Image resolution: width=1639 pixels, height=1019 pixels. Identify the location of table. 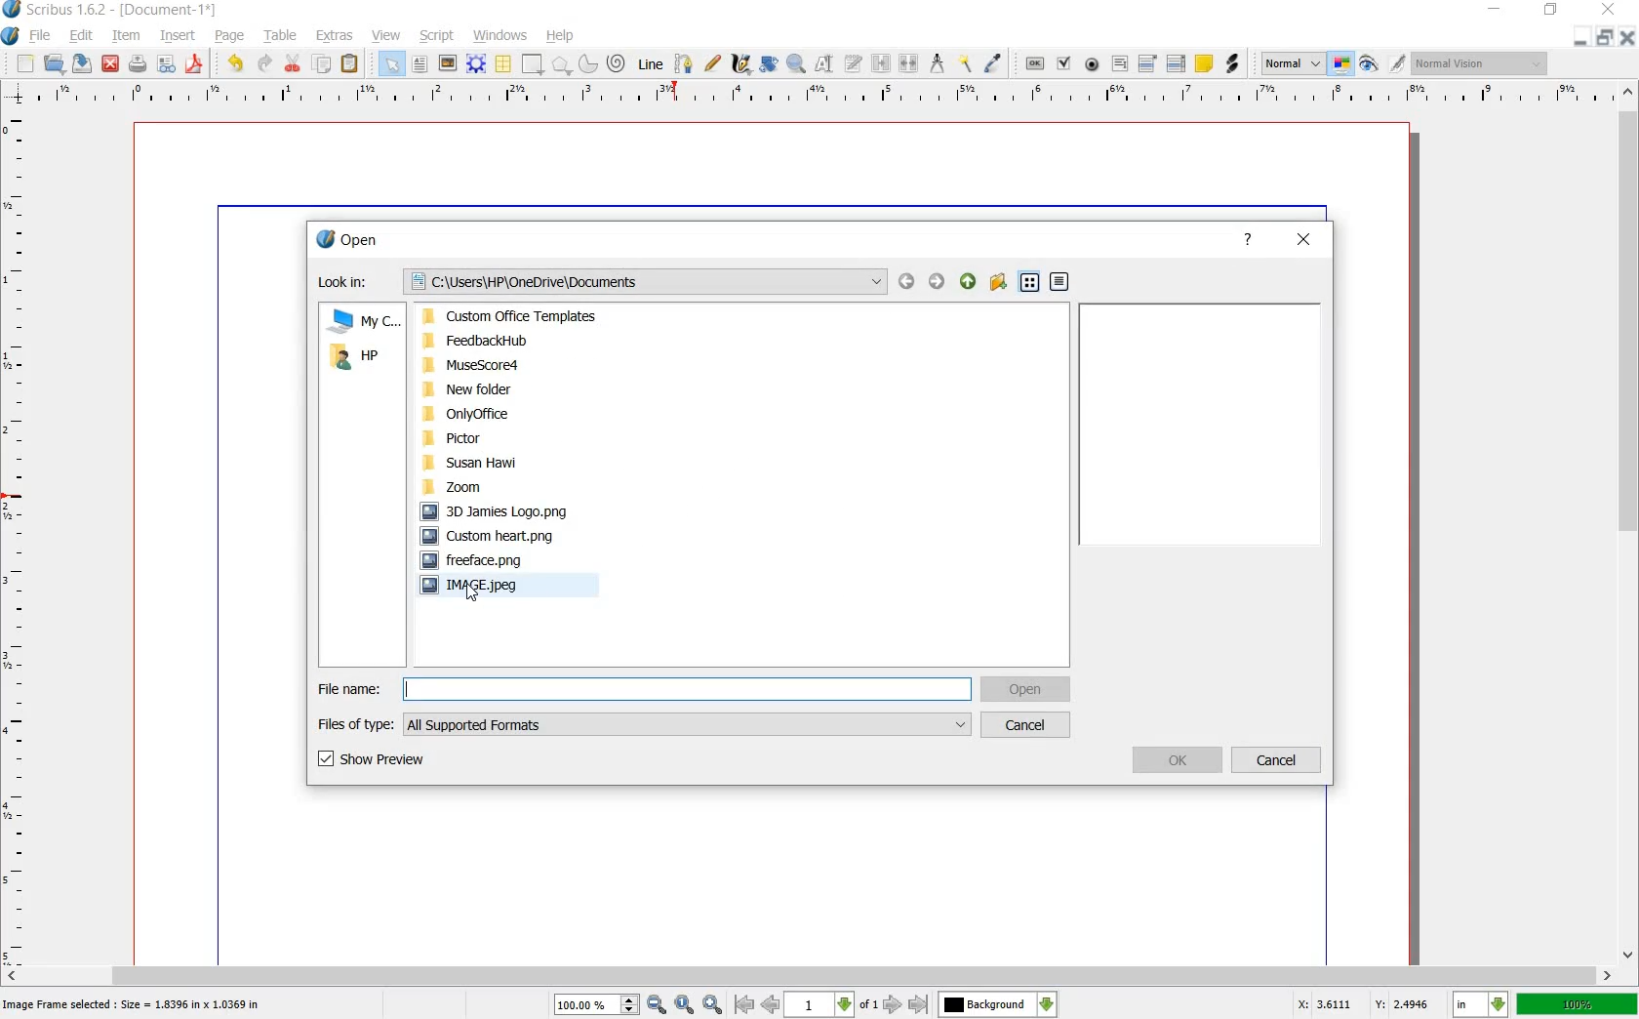
(282, 36).